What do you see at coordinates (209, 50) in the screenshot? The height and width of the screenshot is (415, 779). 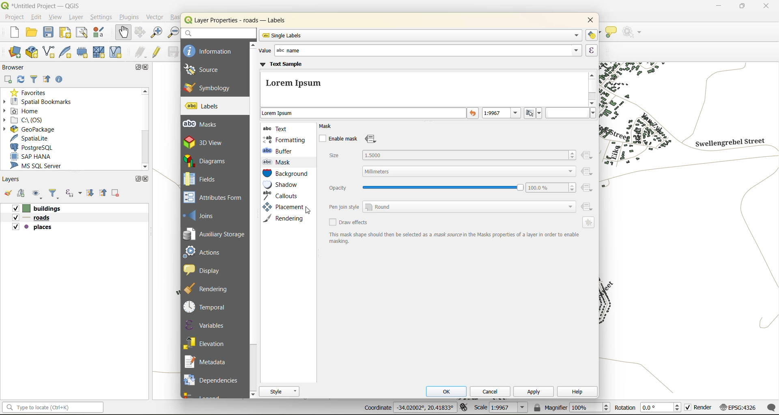 I see `information` at bounding box center [209, 50].